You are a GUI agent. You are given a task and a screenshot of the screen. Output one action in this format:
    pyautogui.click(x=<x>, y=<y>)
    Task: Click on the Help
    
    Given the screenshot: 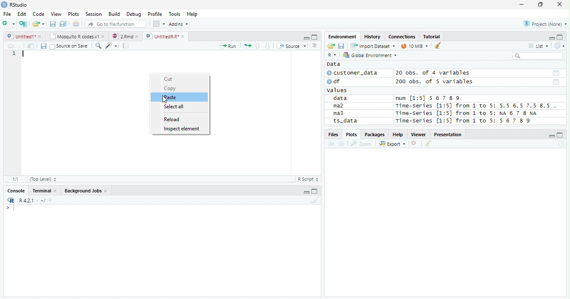 What is the action you would take?
    pyautogui.click(x=193, y=14)
    